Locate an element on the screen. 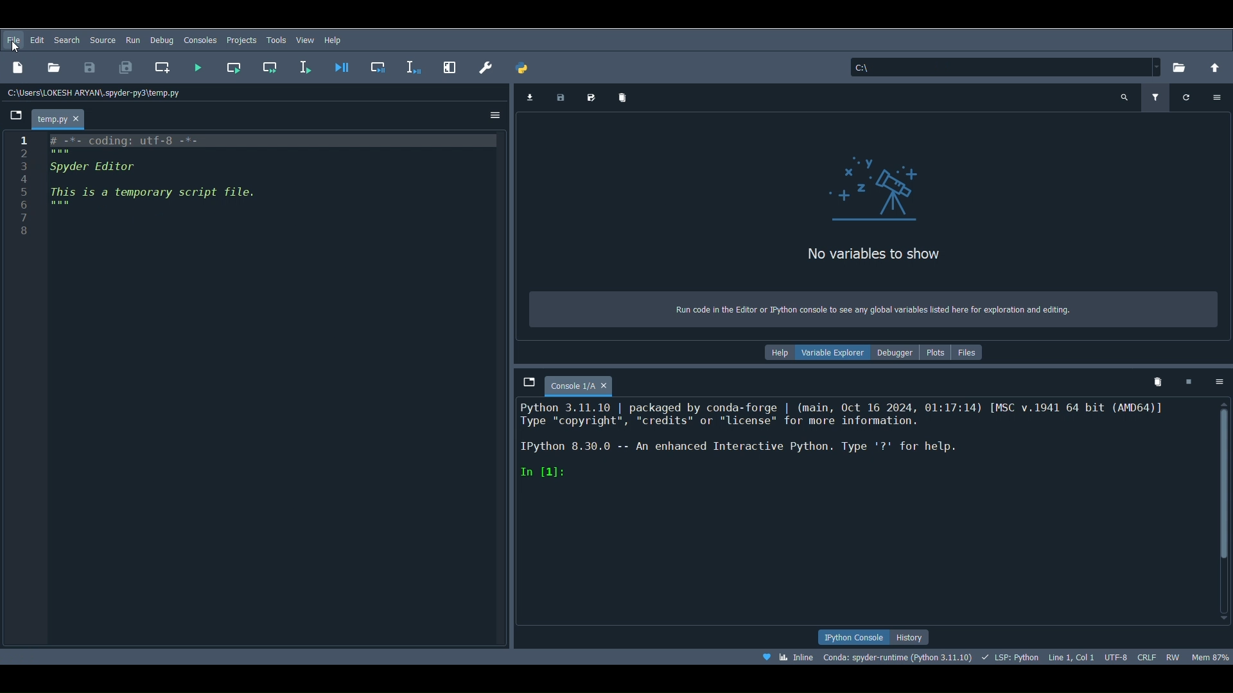  Search is located at coordinates (69, 38).